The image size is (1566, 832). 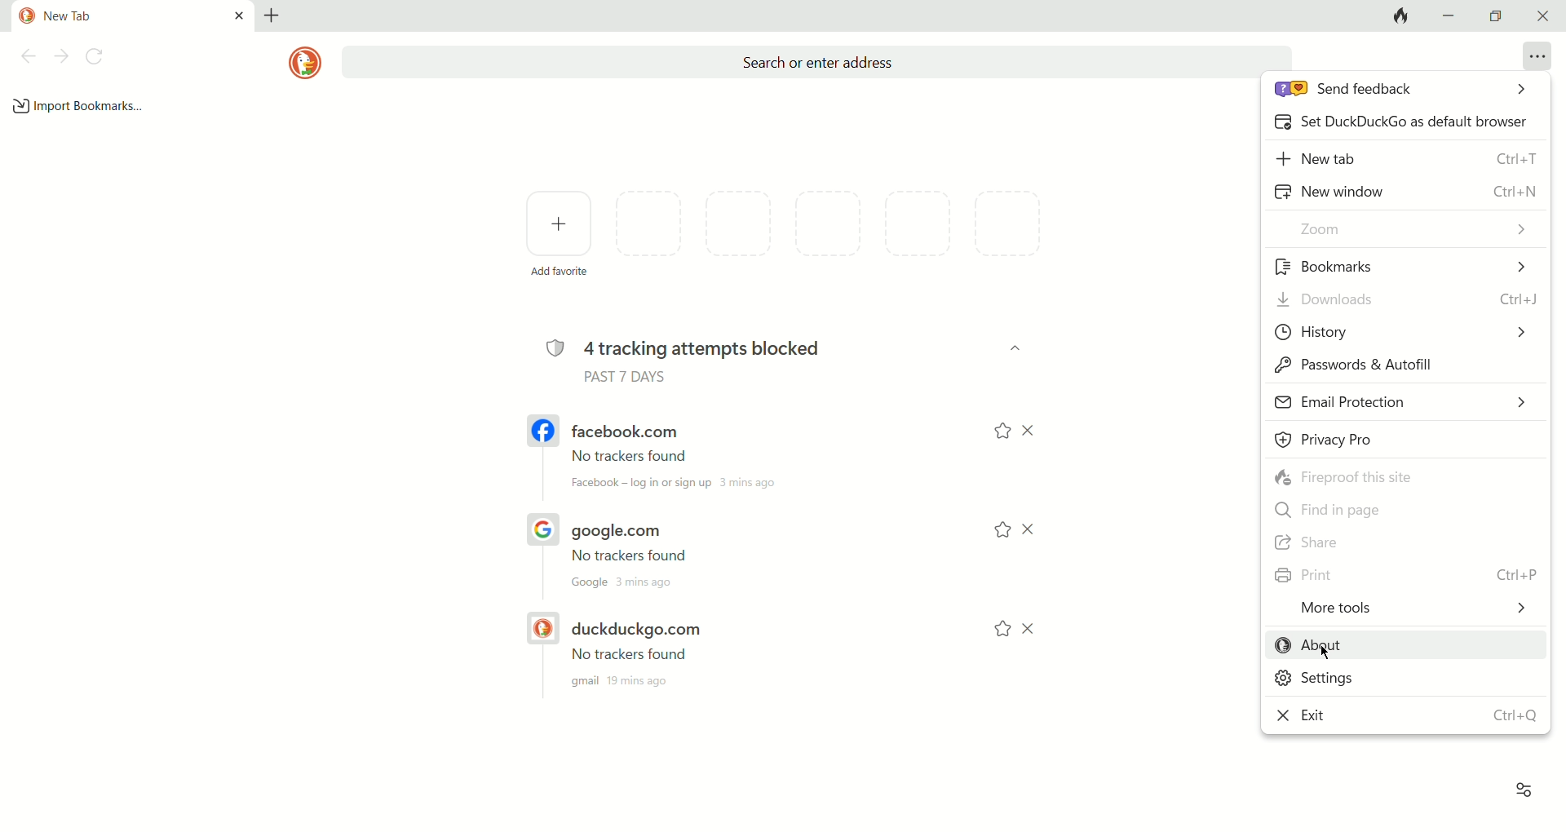 I want to click on previous, so click(x=28, y=55).